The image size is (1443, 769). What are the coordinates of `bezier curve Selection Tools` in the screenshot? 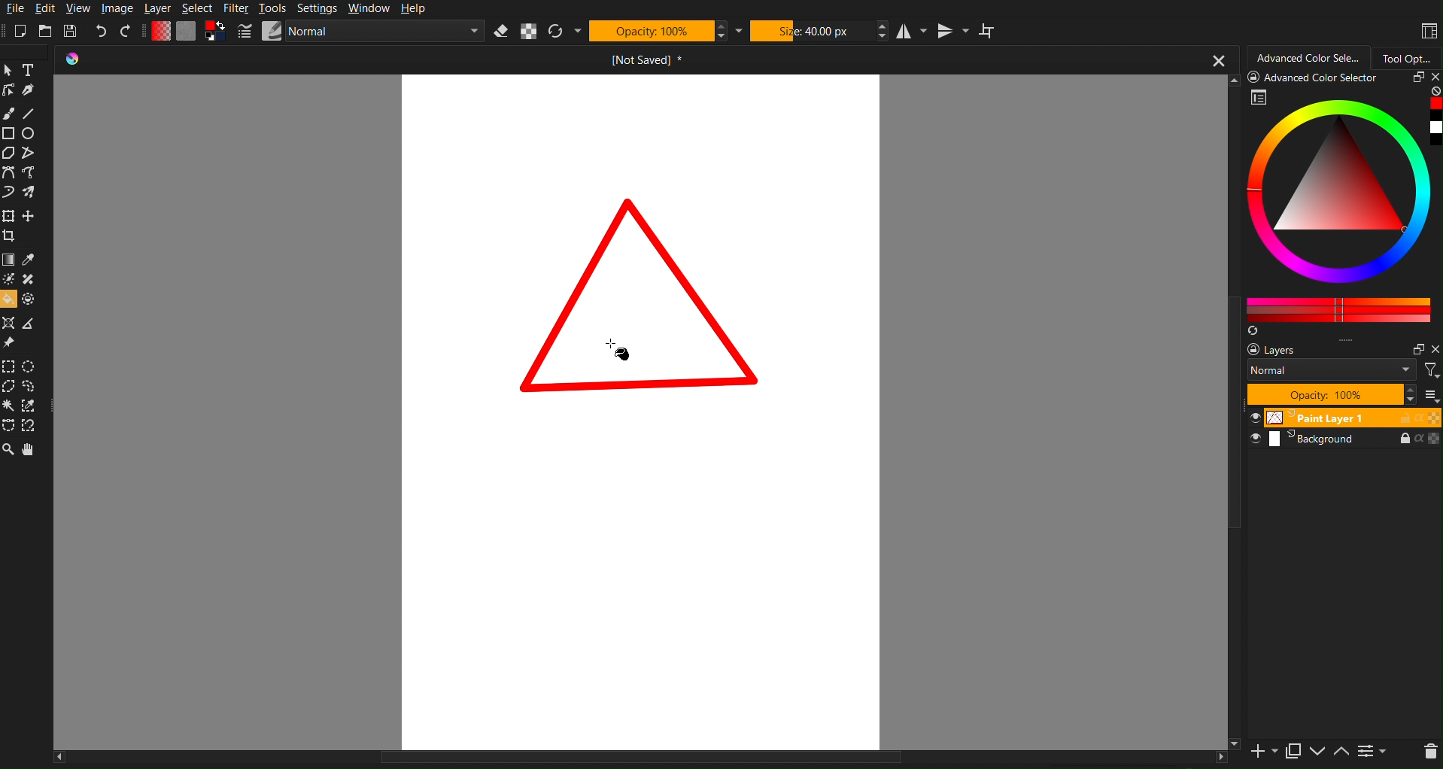 It's located at (11, 426).